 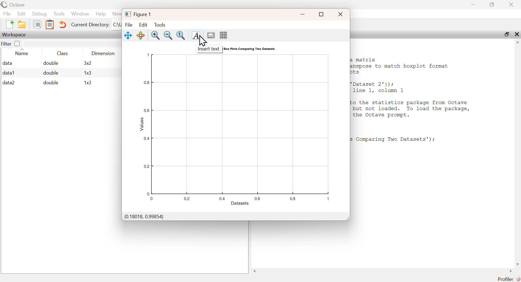 What do you see at coordinates (492, 4) in the screenshot?
I see `maximize` at bounding box center [492, 4].